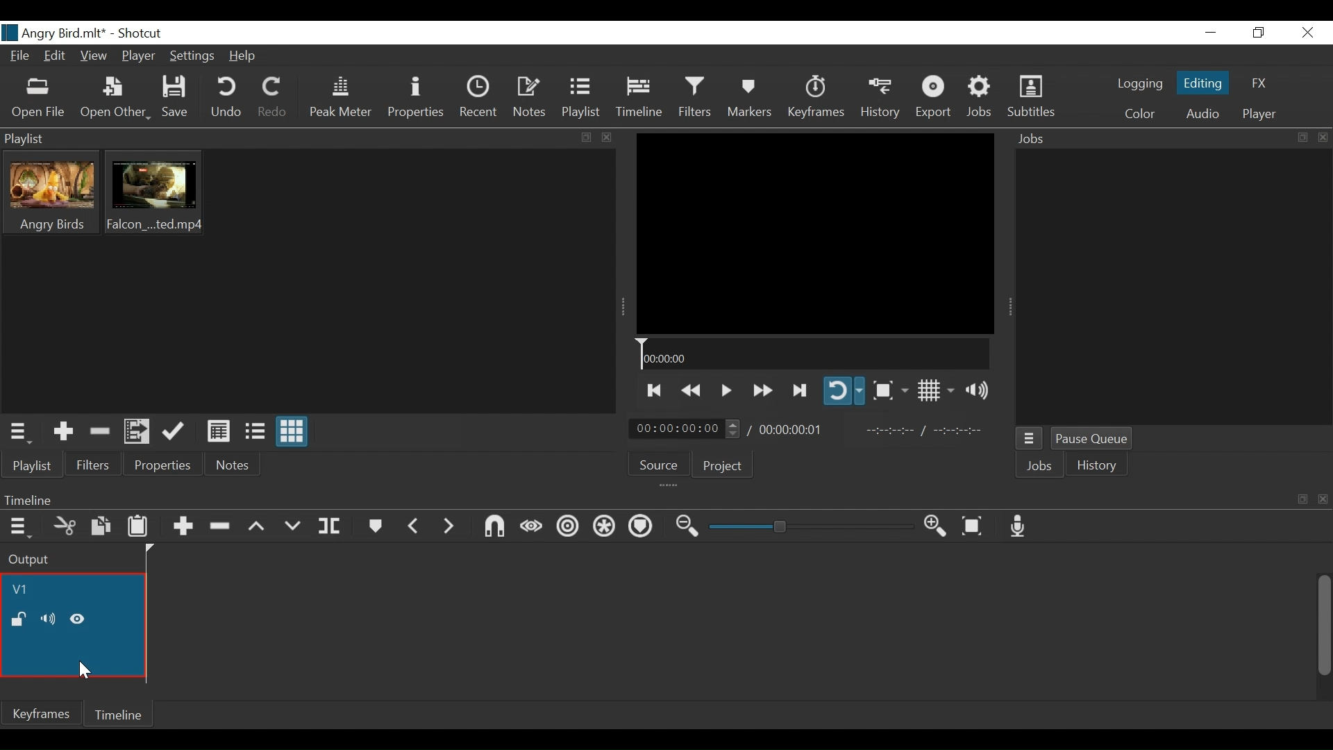 The image size is (1333, 750). Describe the element at coordinates (1303, 137) in the screenshot. I see `expand` at that location.